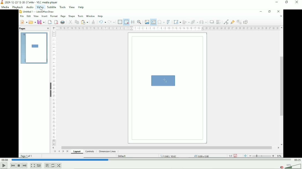  What do you see at coordinates (25, 166) in the screenshot?
I see `Next` at bounding box center [25, 166].